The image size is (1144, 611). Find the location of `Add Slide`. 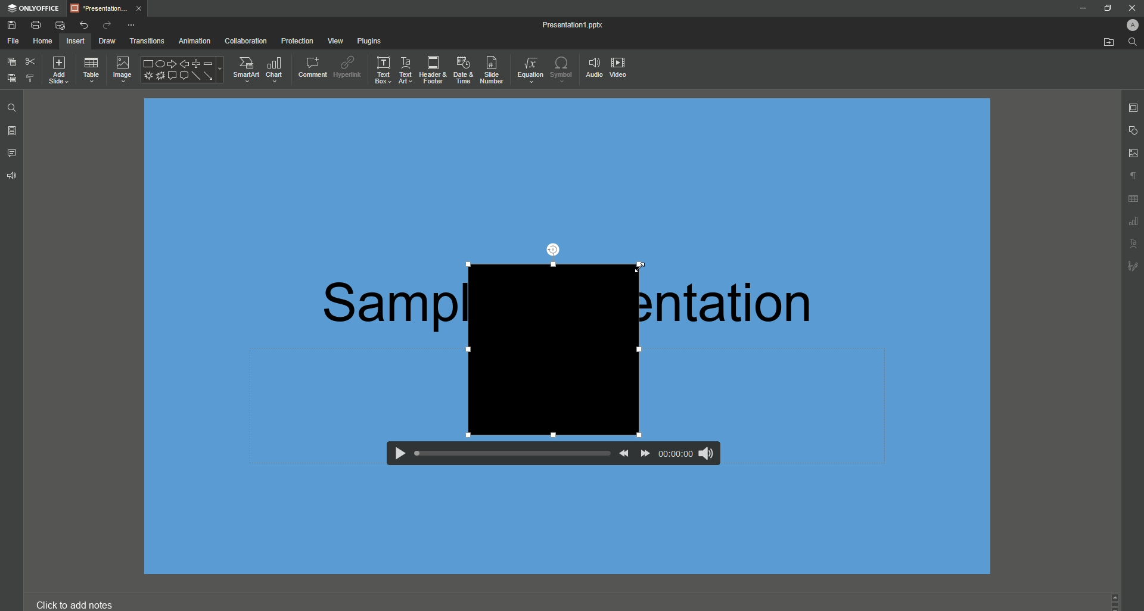

Add Slide is located at coordinates (58, 69).